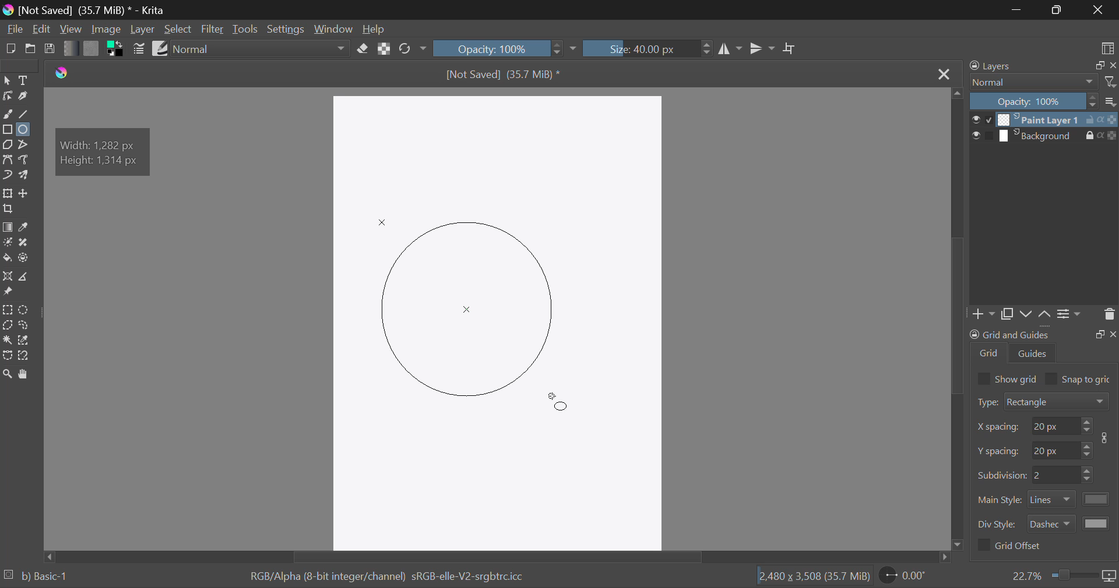 The height and width of the screenshot is (588, 1119). What do you see at coordinates (7, 572) in the screenshot?
I see `loading` at bounding box center [7, 572].